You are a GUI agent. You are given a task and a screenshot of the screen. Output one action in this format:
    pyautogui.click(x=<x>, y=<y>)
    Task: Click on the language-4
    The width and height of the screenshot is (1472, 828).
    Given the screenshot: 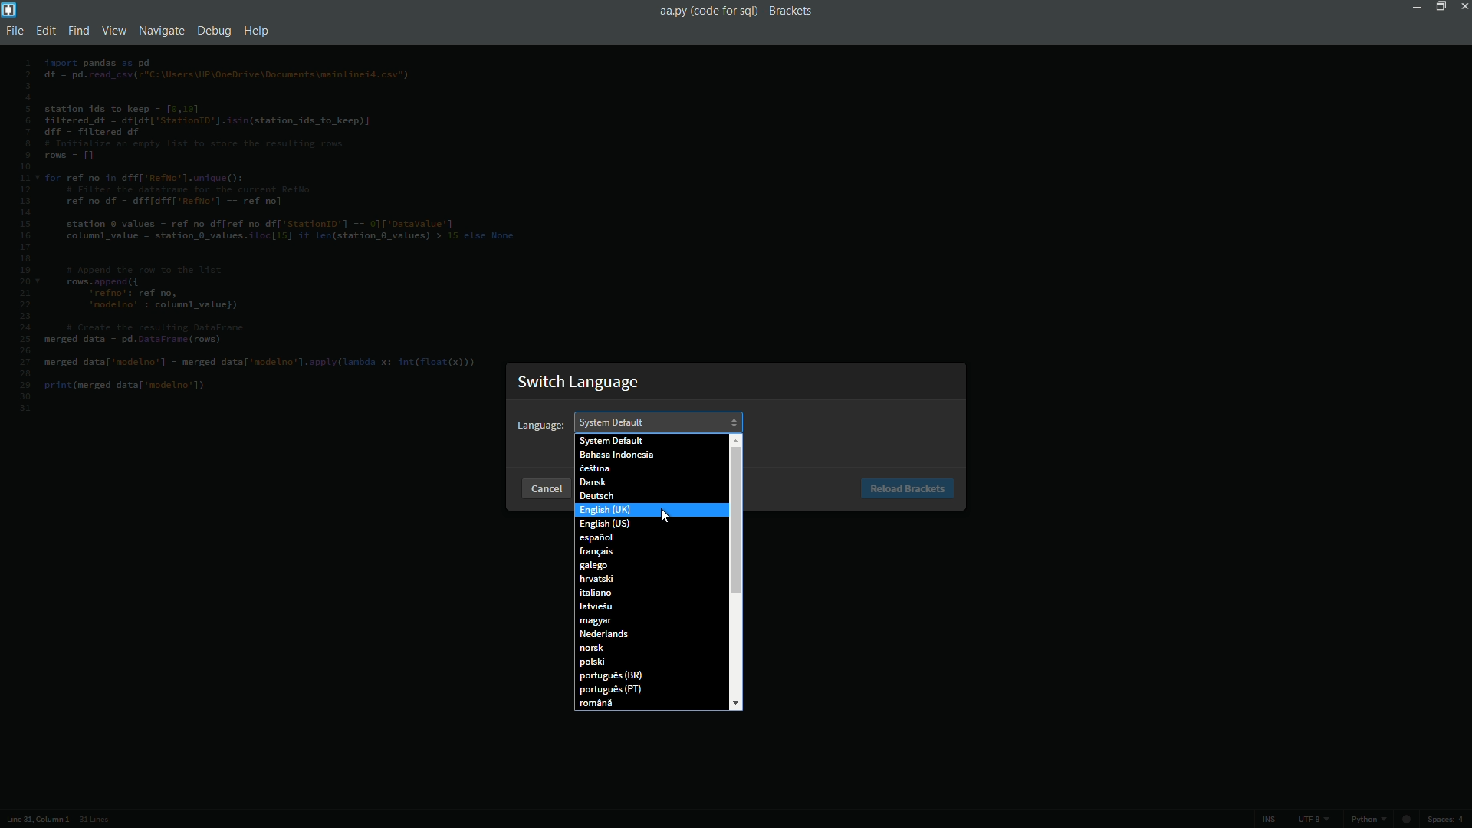 What is the action you would take?
    pyautogui.click(x=595, y=496)
    